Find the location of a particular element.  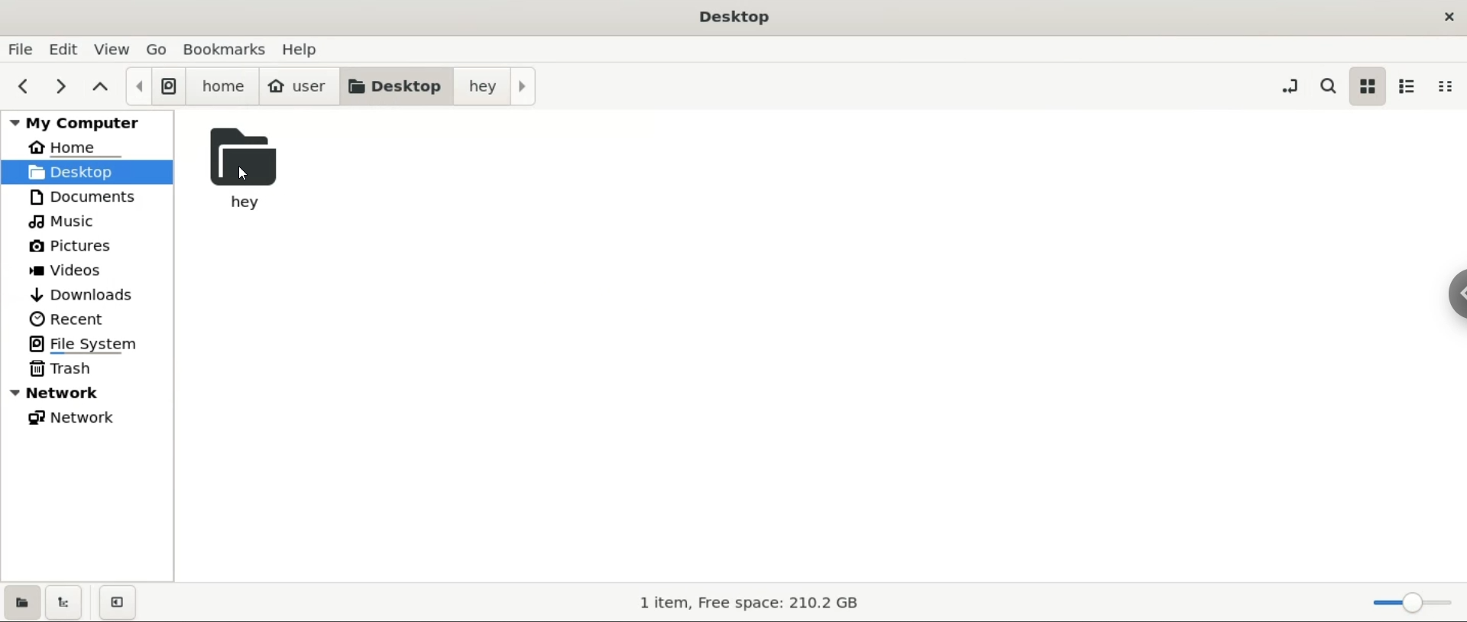

home is located at coordinates (225, 86).